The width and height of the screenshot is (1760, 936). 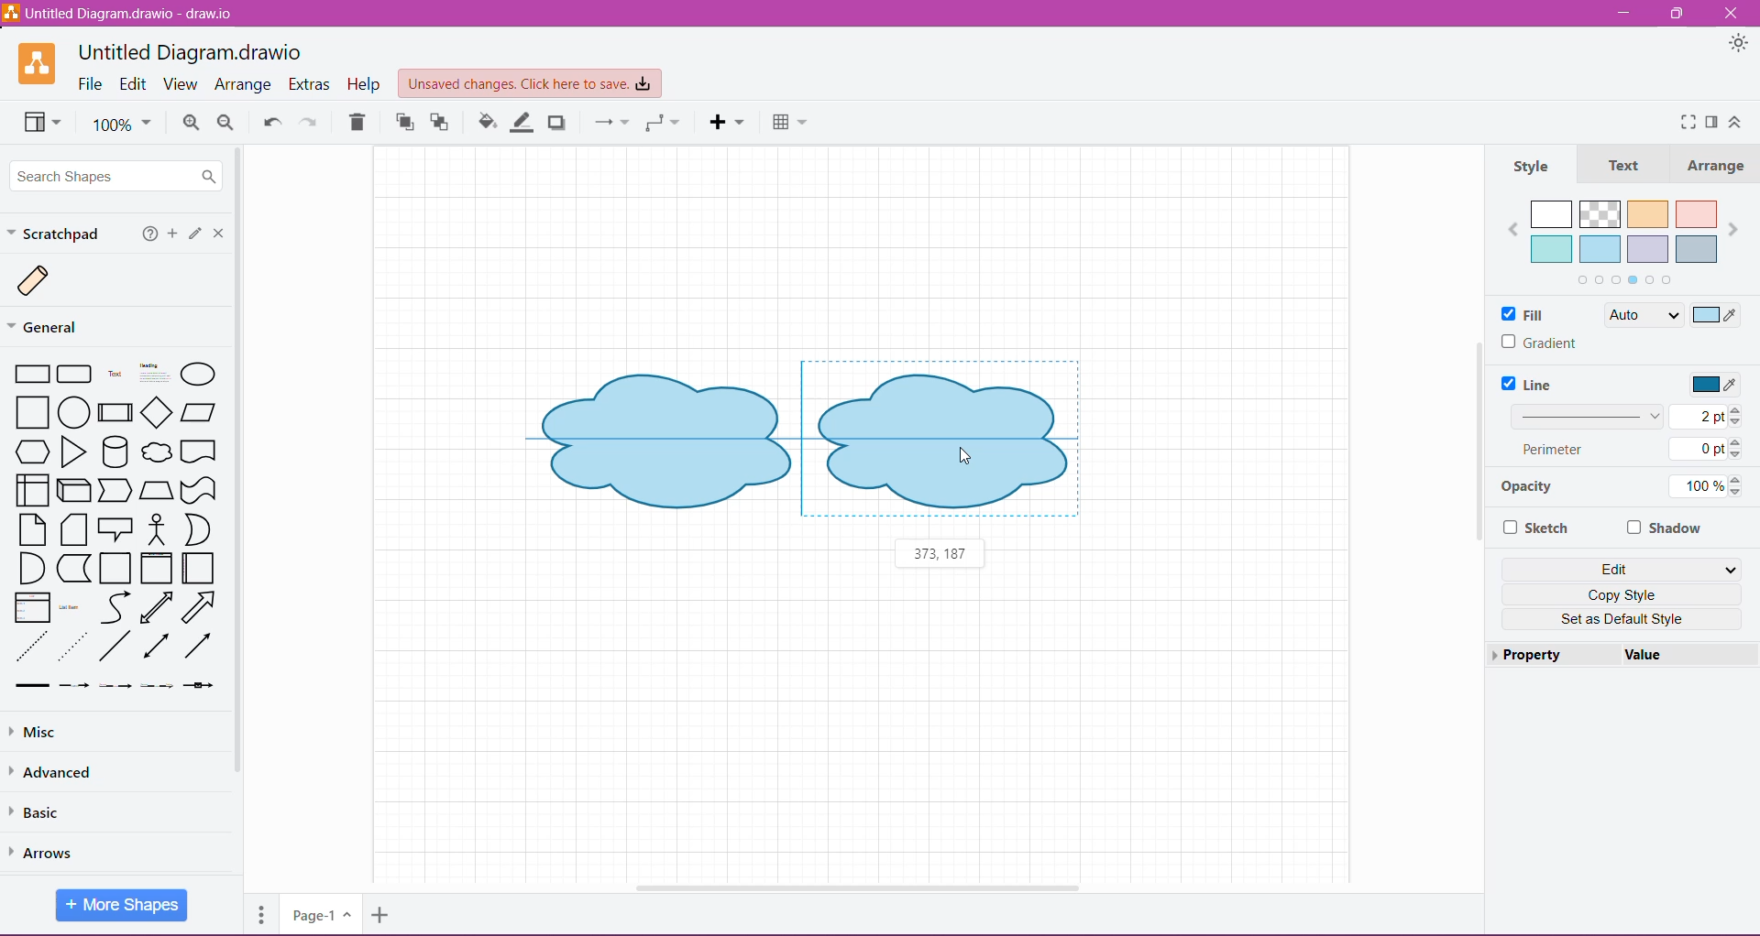 I want to click on Edit, so click(x=1622, y=569).